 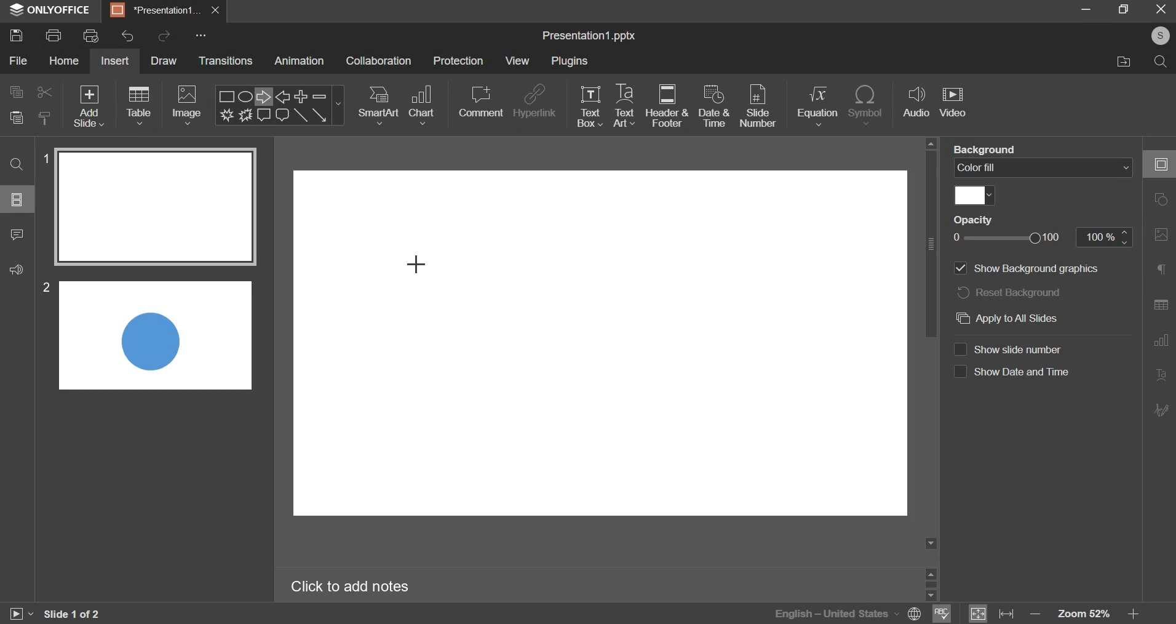 What do you see at coordinates (113, 62) in the screenshot?
I see `insert` at bounding box center [113, 62].